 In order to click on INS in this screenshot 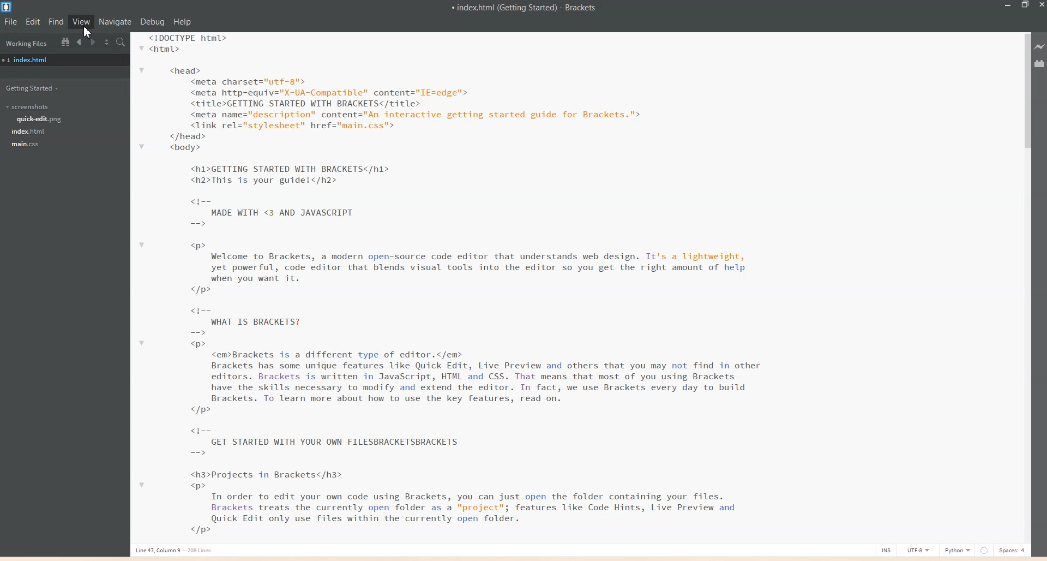, I will do `click(886, 550)`.